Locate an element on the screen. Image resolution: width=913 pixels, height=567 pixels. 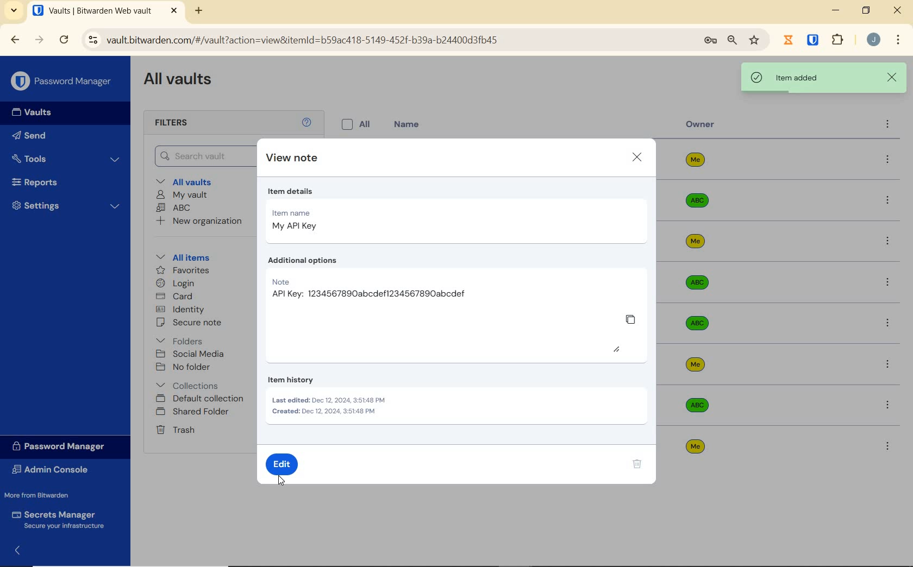
BACK is located at coordinates (15, 39).